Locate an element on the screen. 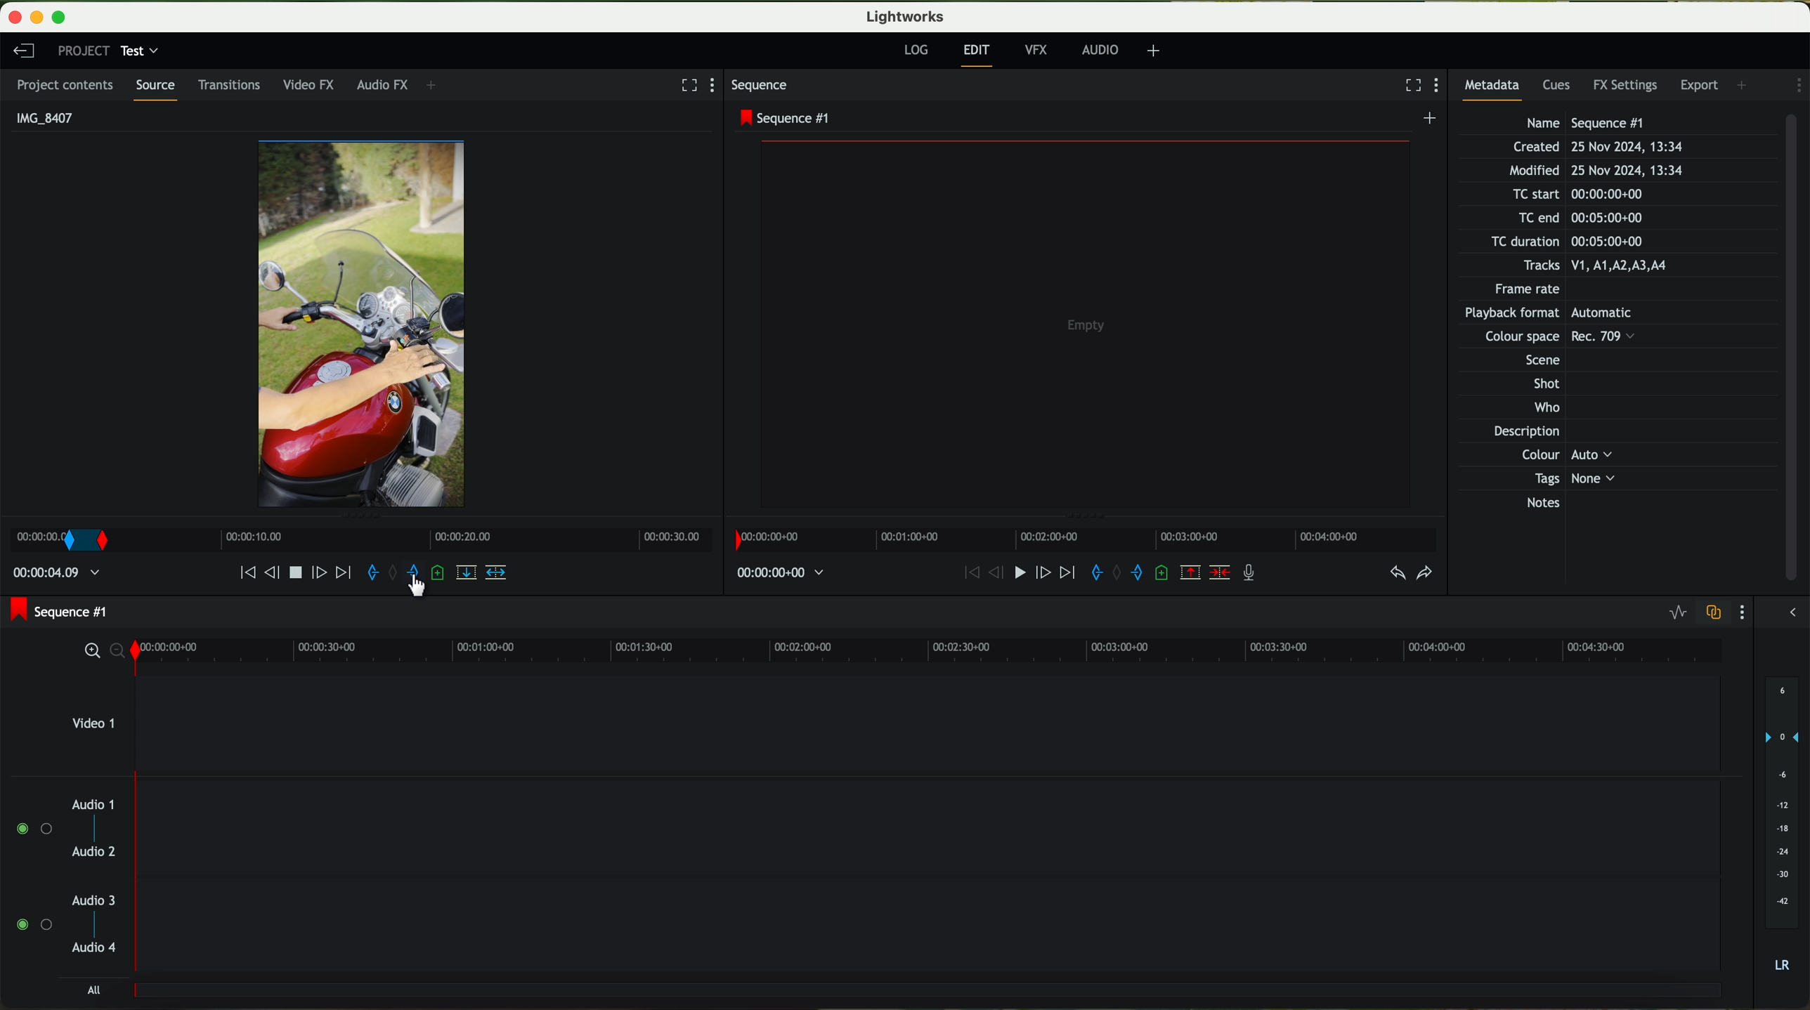 The image size is (1810, 1010). add an out mark is located at coordinates (1131, 573).